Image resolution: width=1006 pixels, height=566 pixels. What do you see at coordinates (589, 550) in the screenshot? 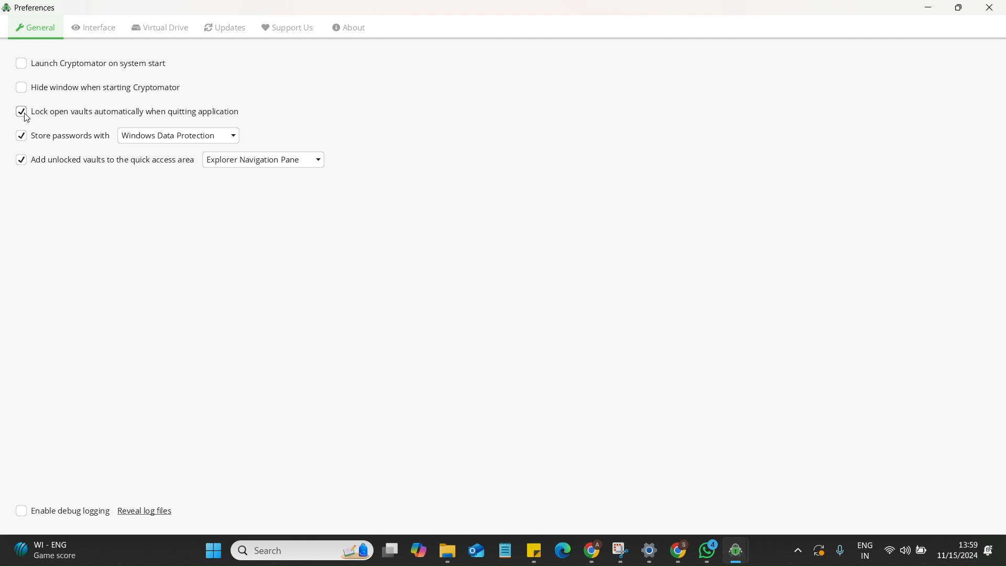
I see `Chrome` at bounding box center [589, 550].